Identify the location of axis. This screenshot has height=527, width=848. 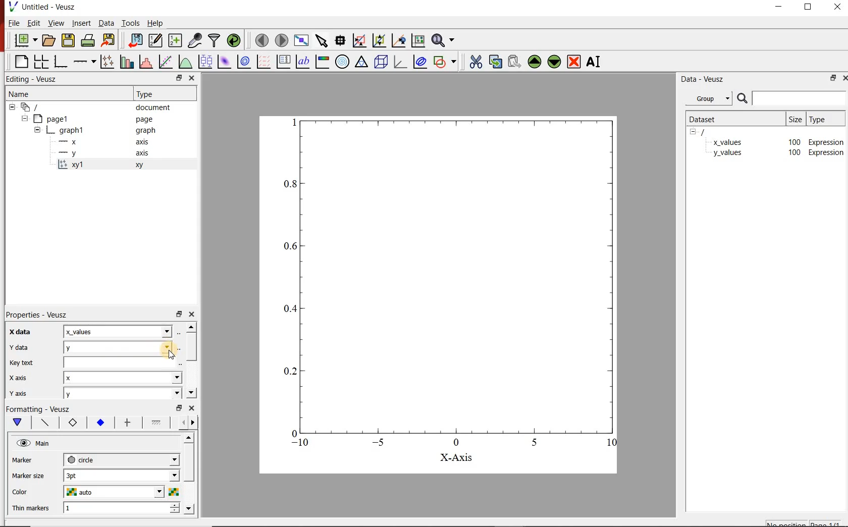
(143, 142).